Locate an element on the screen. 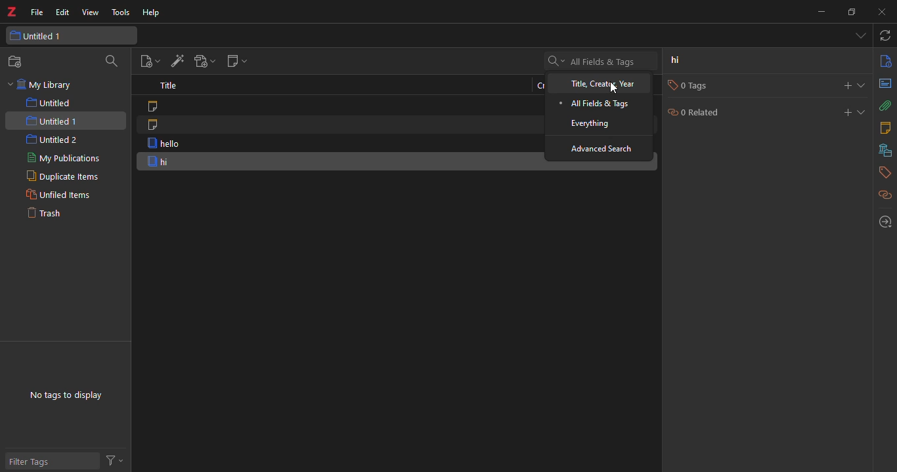 The width and height of the screenshot is (897, 472). untitled 2 is located at coordinates (53, 139).